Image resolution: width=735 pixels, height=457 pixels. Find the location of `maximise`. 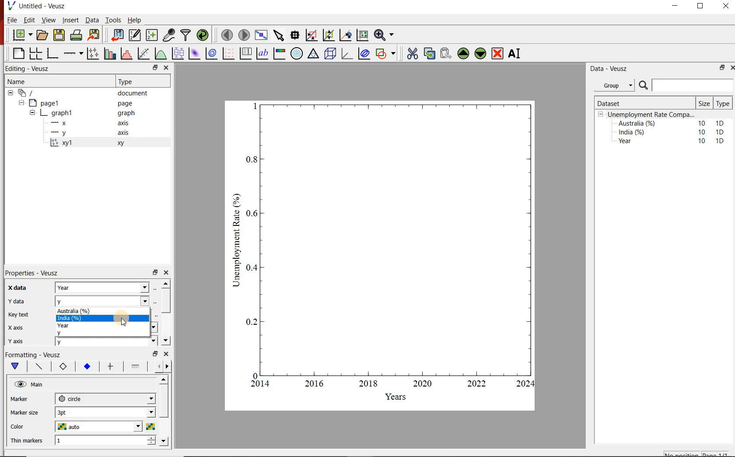

maximise is located at coordinates (701, 8).